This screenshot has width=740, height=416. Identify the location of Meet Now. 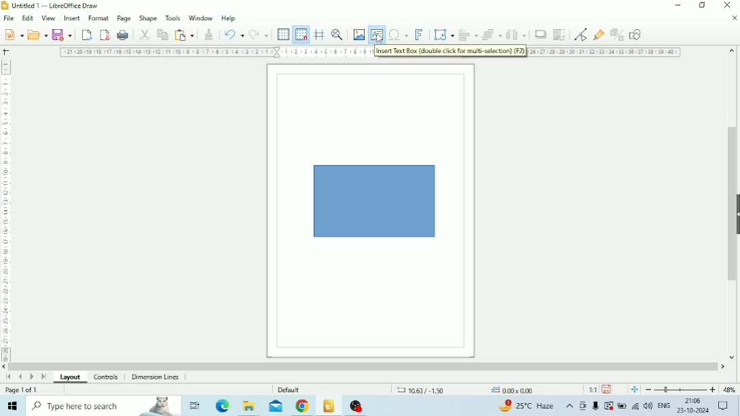
(583, 406).